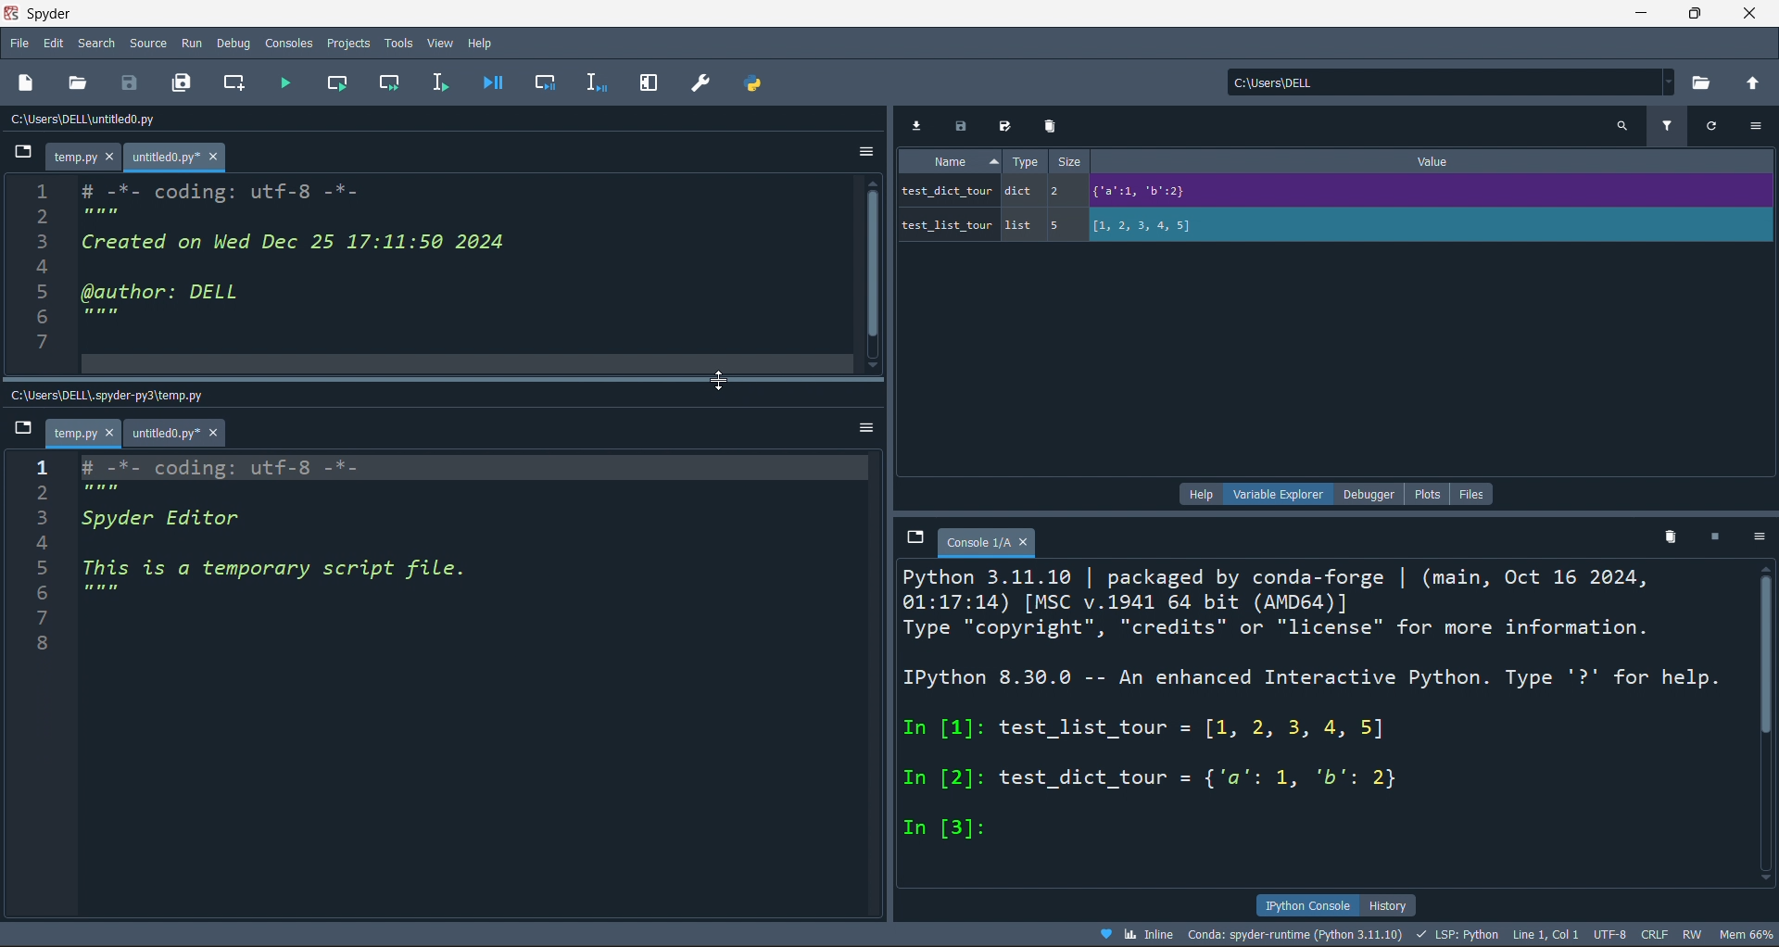 This screenshot has height=947, width=1779. What do you see at coordinates (1757, 83) in the screenshot?
I see `open directory` at bounding box center [1757, 83].